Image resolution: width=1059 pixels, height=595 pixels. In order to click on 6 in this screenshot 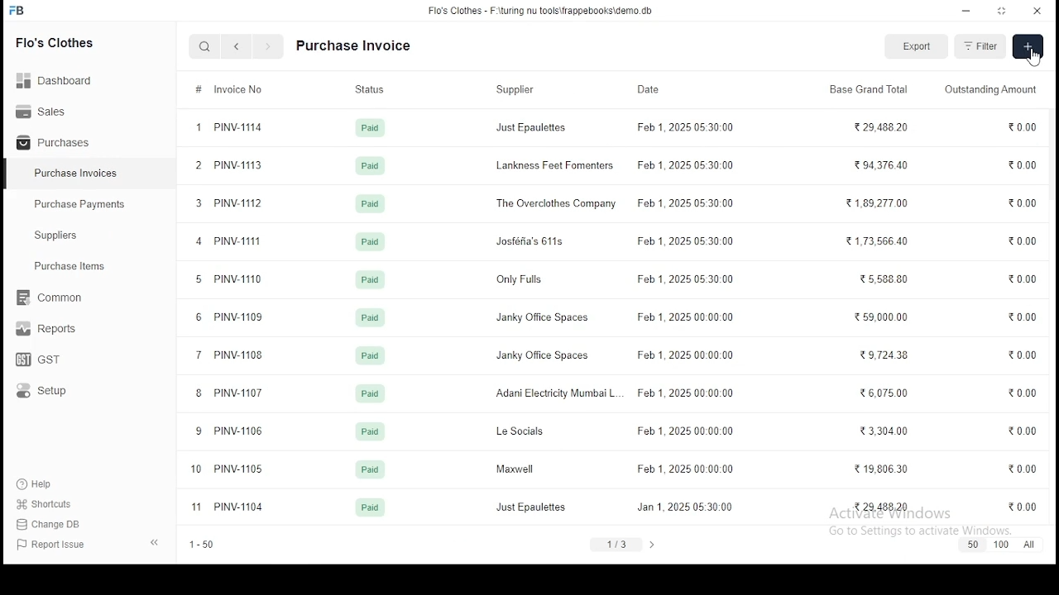, I will do `click(199, 317)`.